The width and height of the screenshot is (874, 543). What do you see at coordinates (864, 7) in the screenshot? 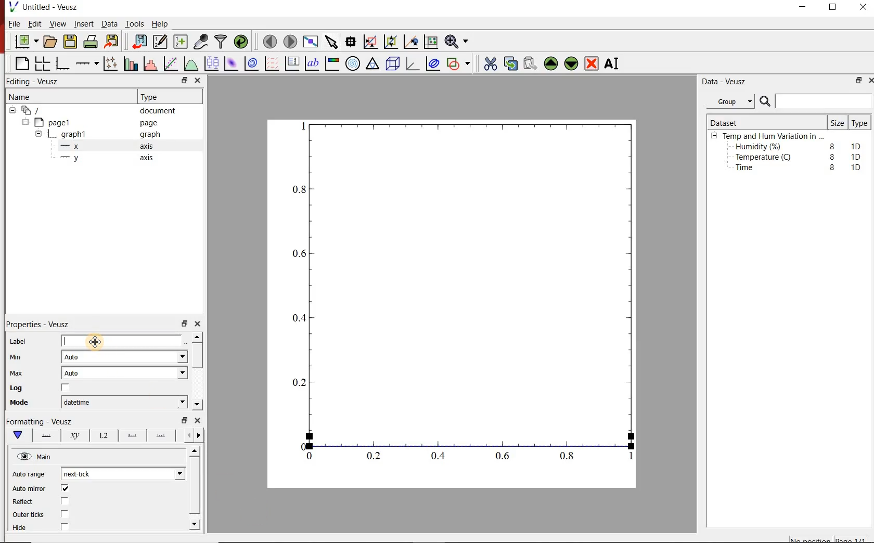
I see `close` at bounding box center [864, 7].